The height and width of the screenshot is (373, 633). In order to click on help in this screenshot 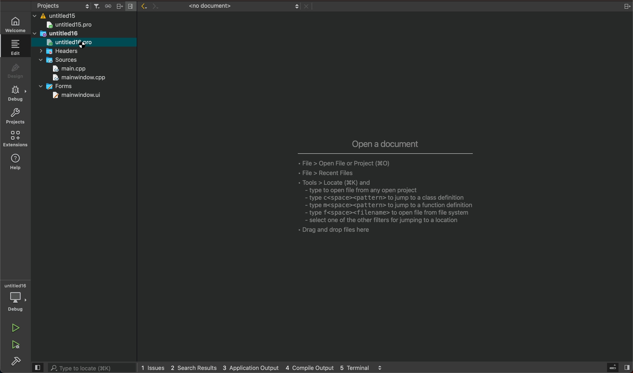, I will do `click(17, 162)`.